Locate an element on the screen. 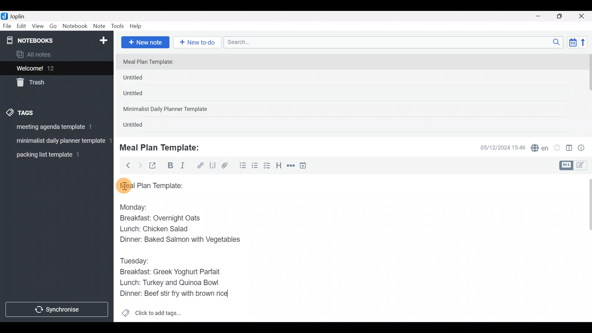  Italic is located at coordinates (182, 167).